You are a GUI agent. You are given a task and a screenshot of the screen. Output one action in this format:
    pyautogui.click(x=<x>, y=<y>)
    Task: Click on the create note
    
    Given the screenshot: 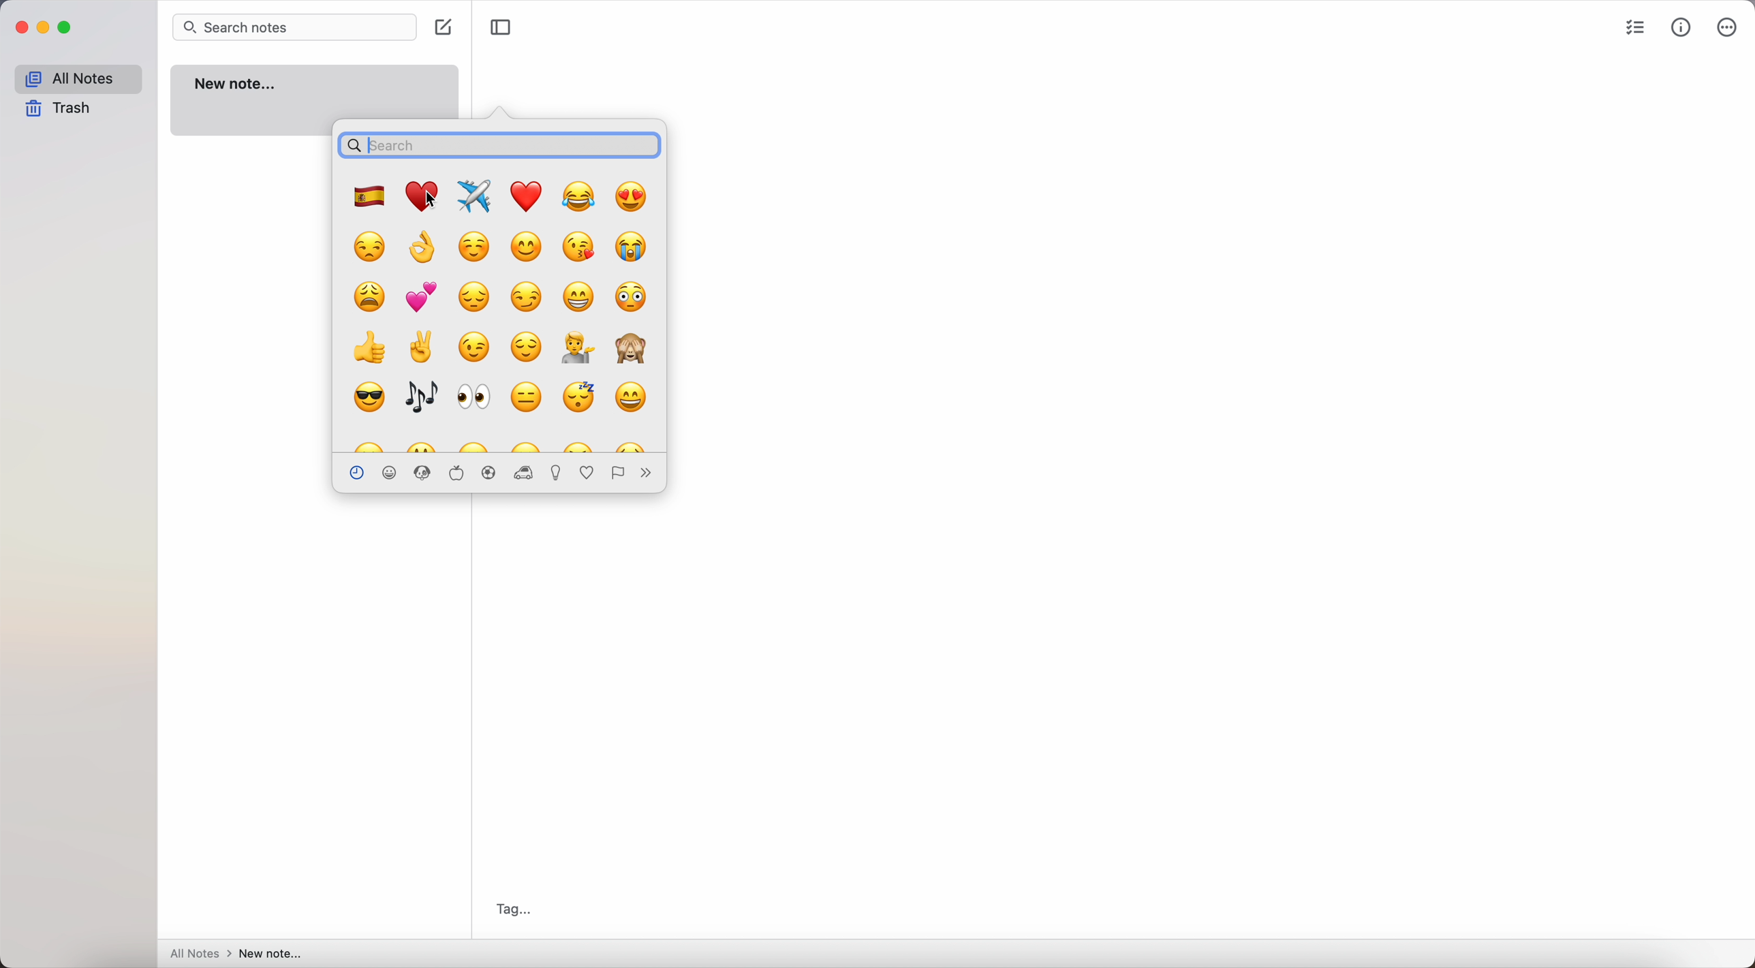 What is the action you would take?
    pyautogui.click(x=444, y=27)
    